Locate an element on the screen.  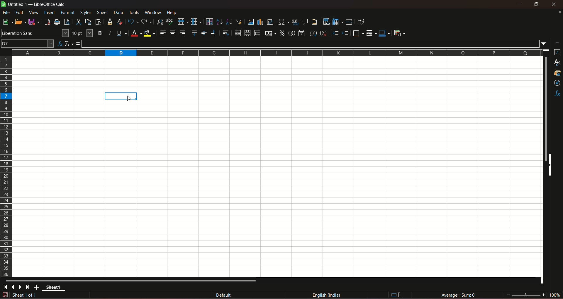
styles is located at coordinates (558, 63).